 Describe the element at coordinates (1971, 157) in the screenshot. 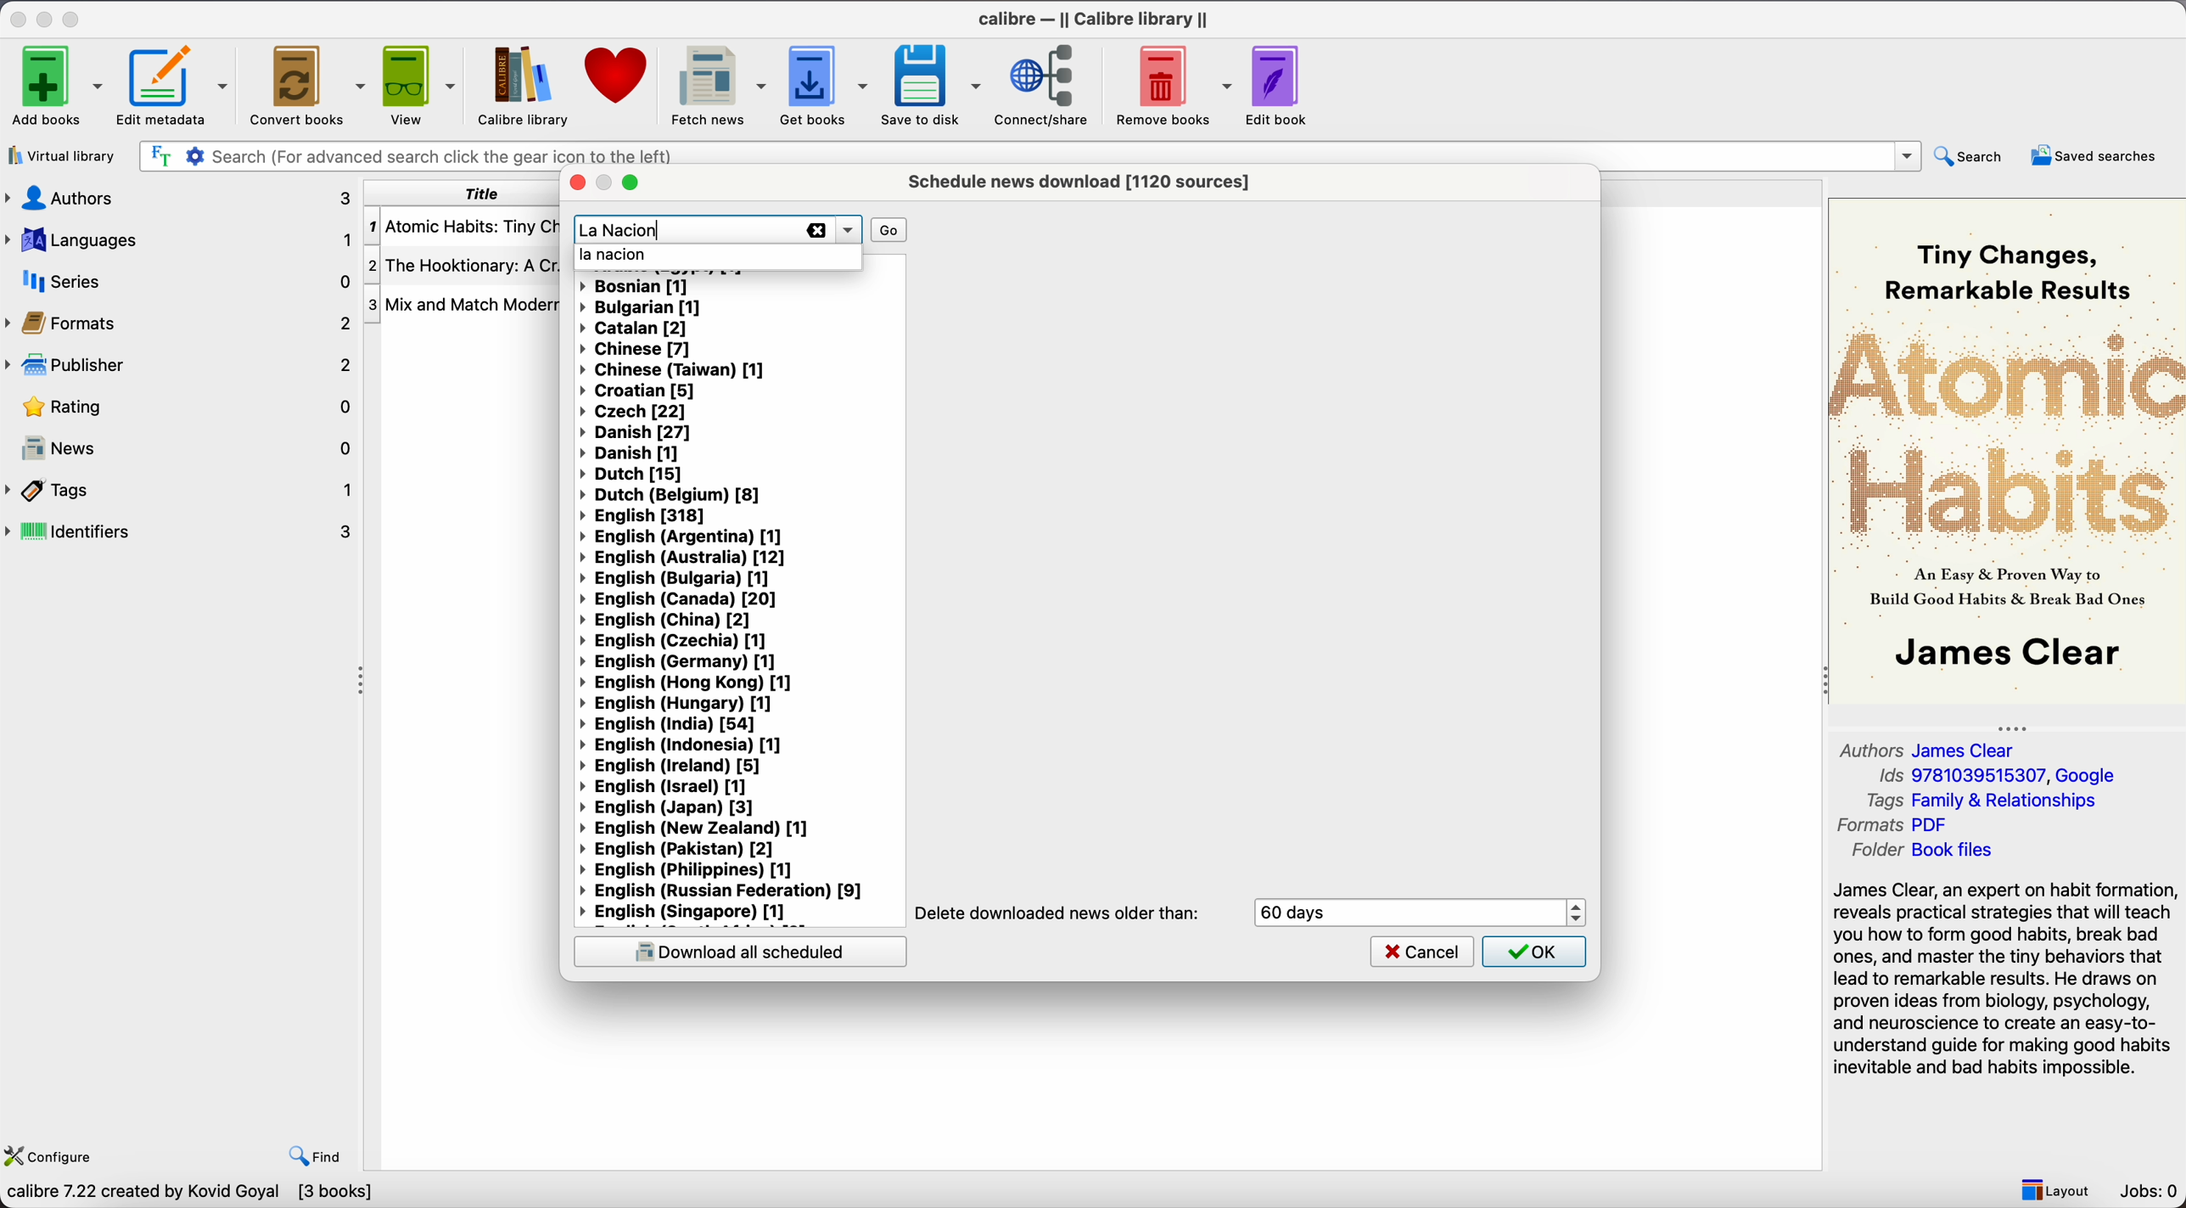

I see `search` at that location.